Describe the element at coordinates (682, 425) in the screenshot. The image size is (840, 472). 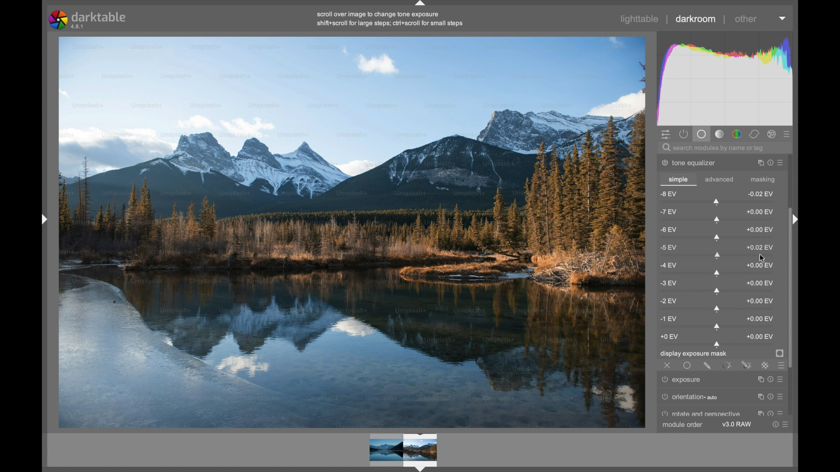
I see `module order` at that location.